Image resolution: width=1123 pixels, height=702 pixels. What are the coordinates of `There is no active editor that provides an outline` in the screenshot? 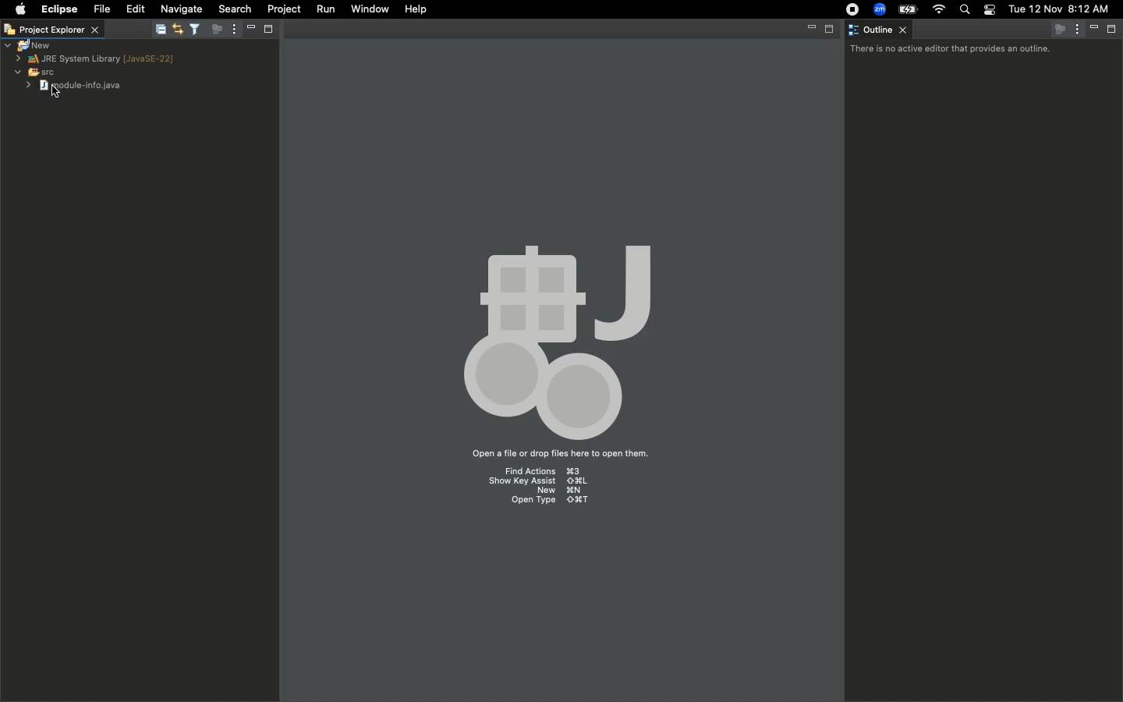 It's located at (951, 50).